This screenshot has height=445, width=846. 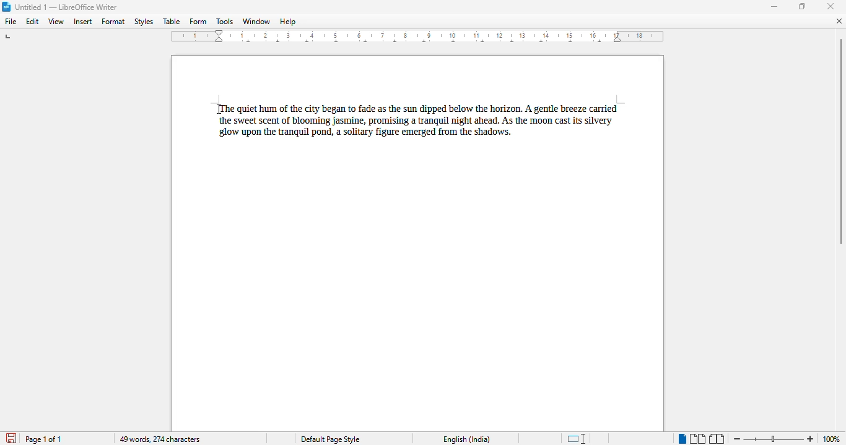 I want to click on click to save document, so click(x=11, y=438).